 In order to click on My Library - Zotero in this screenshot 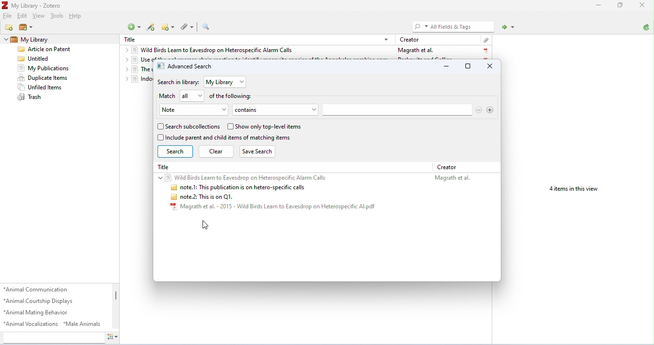, I will do `click(32, 6)`.